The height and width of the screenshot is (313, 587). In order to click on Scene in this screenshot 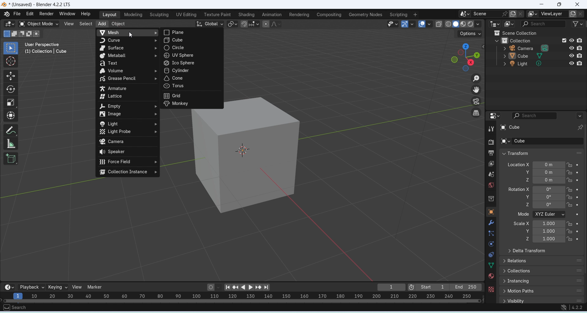, I will do `click(485, 14)`.